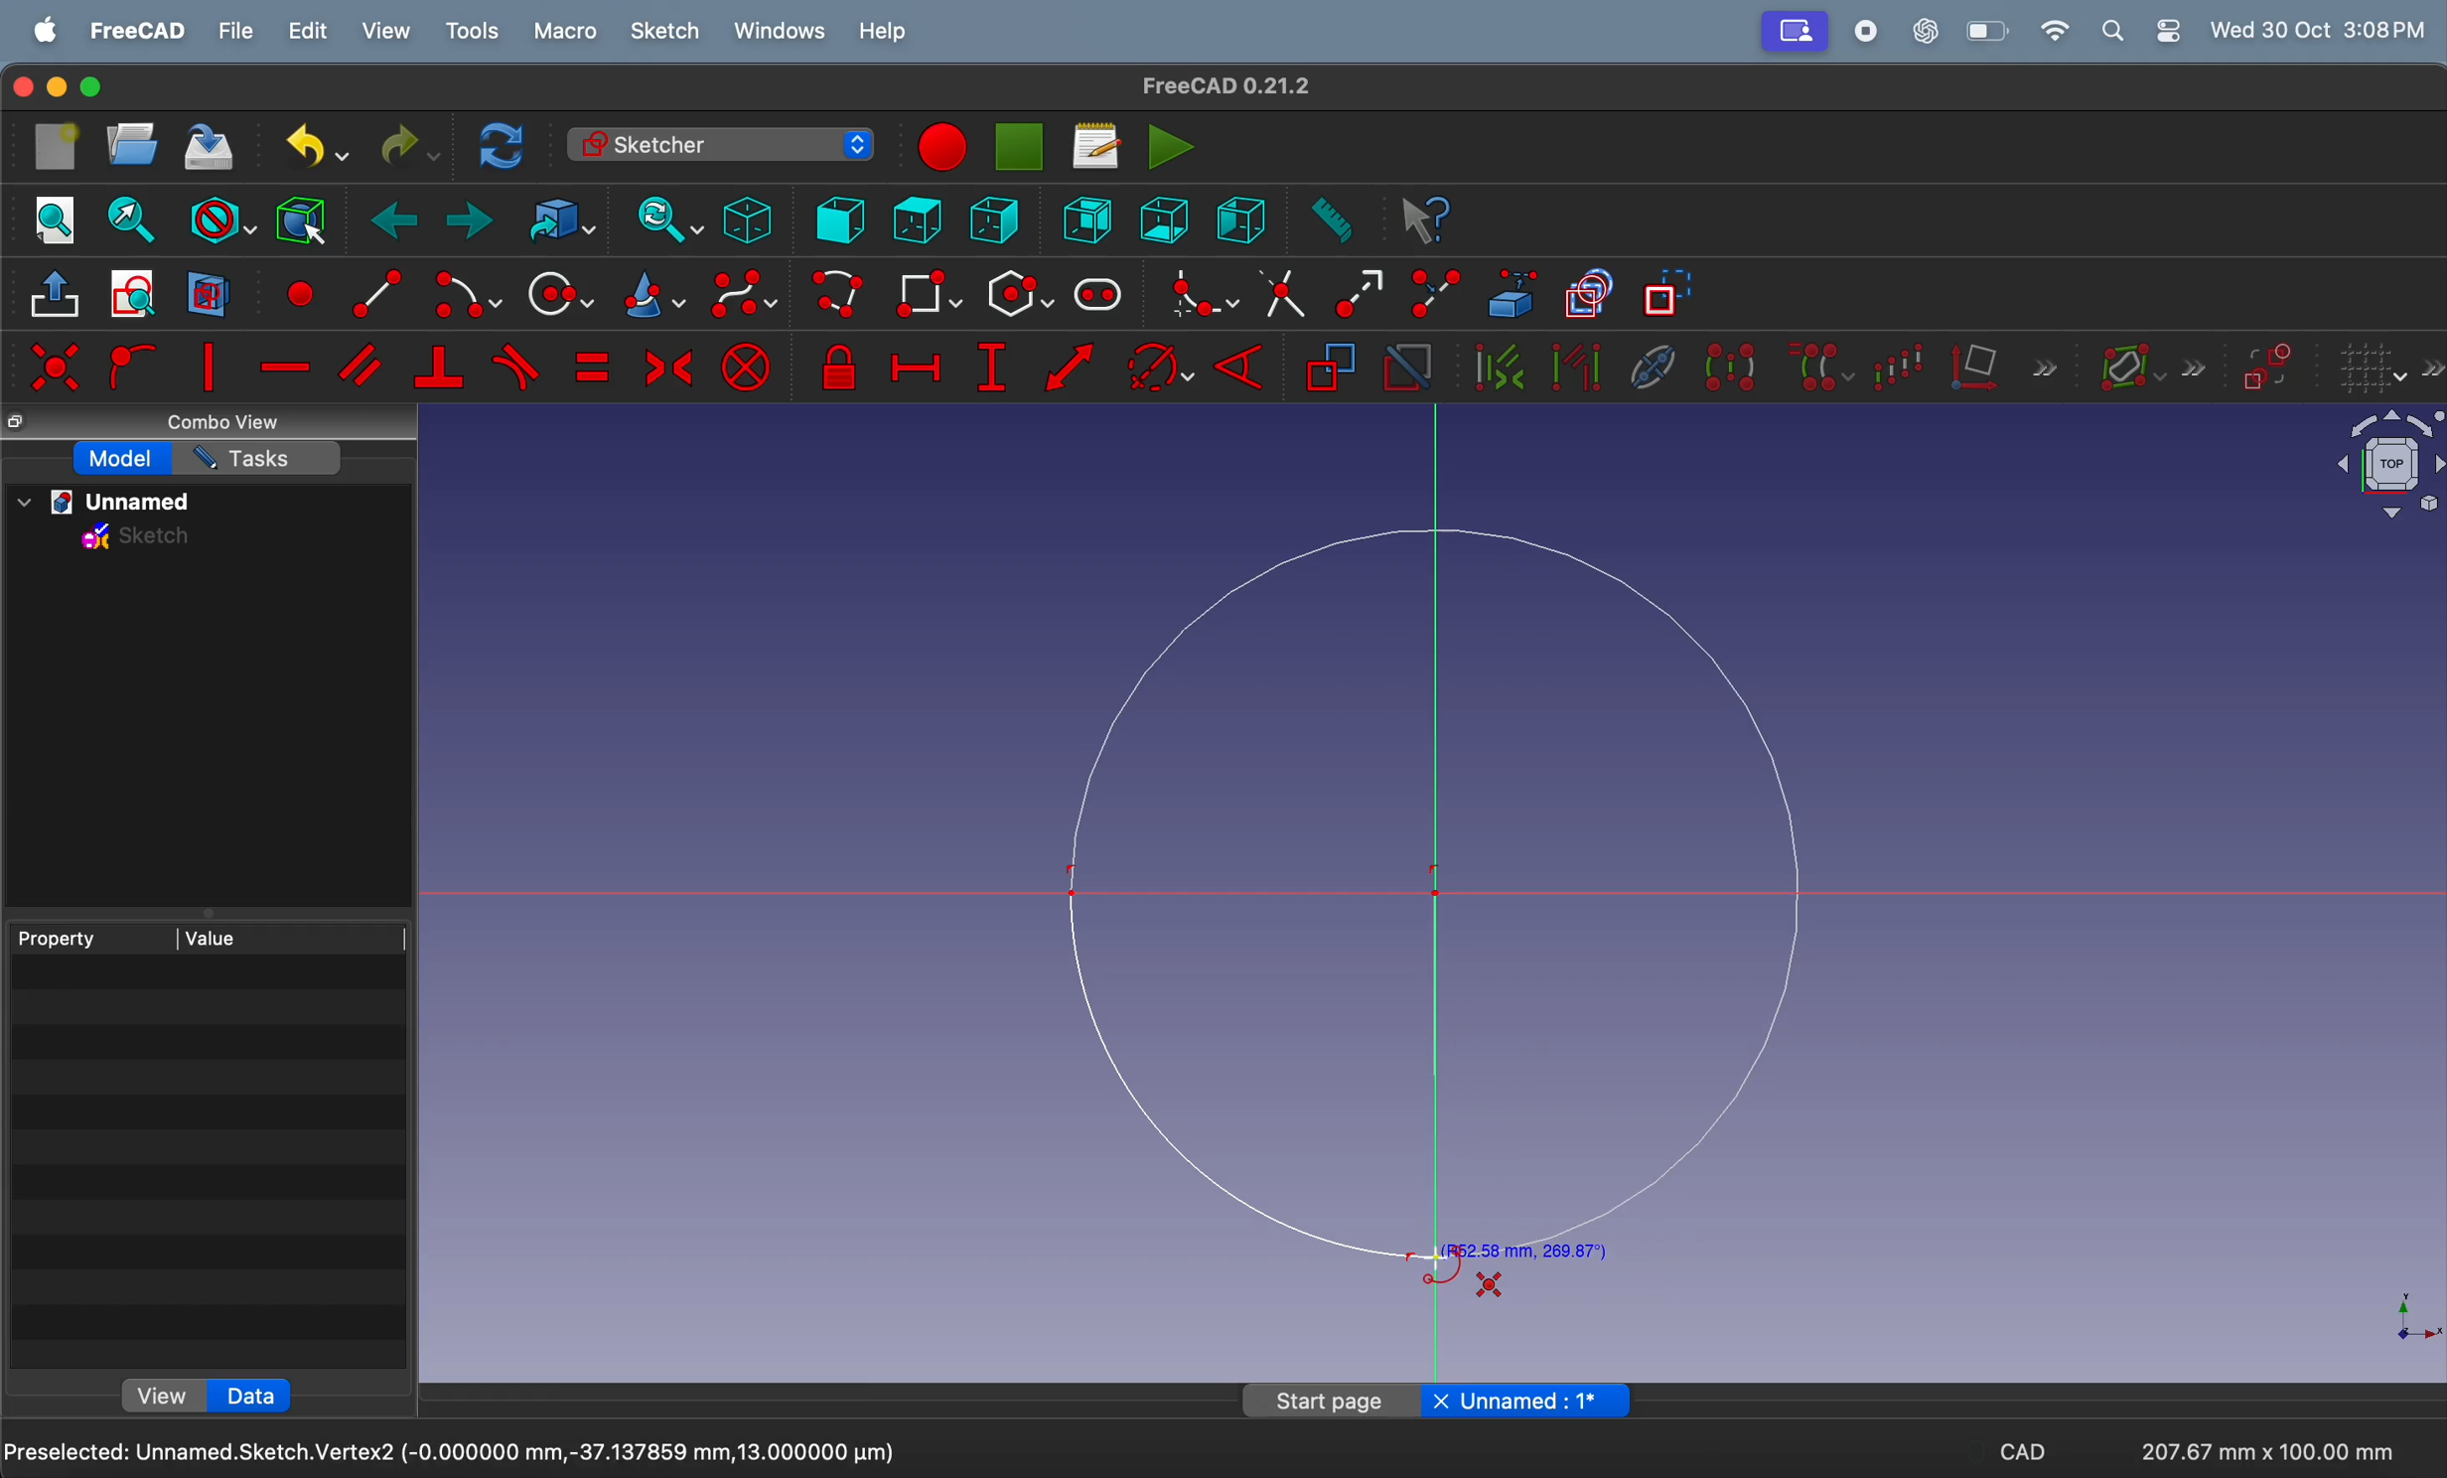 Image resolution: width=2447 pixels, height=1478 pixels. Describe the element at coordinates (311, 32) in the screenshot. I see `edit` at that location.